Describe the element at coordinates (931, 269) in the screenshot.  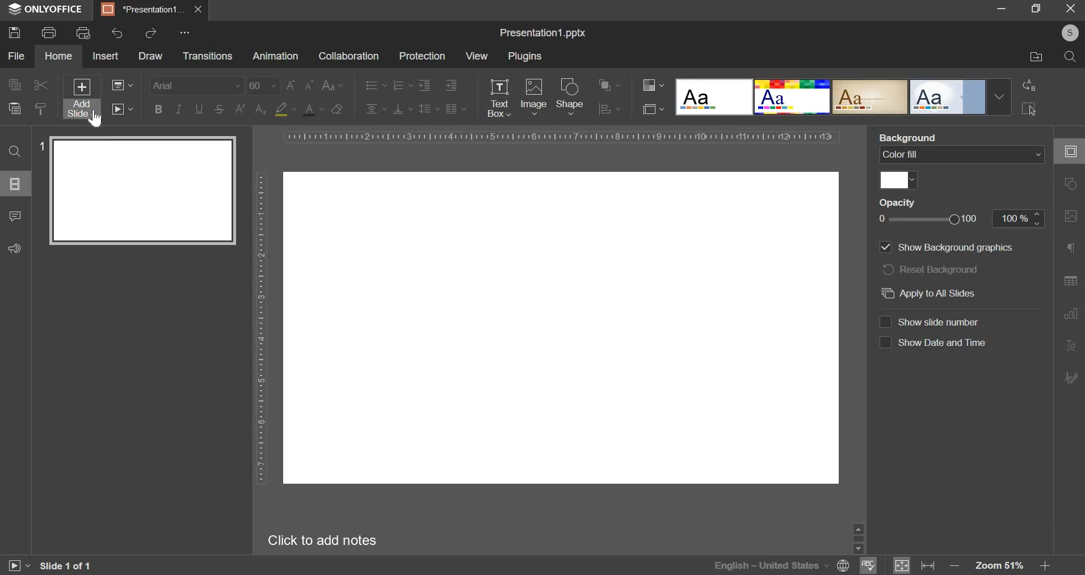
I see `reset background` at that location.